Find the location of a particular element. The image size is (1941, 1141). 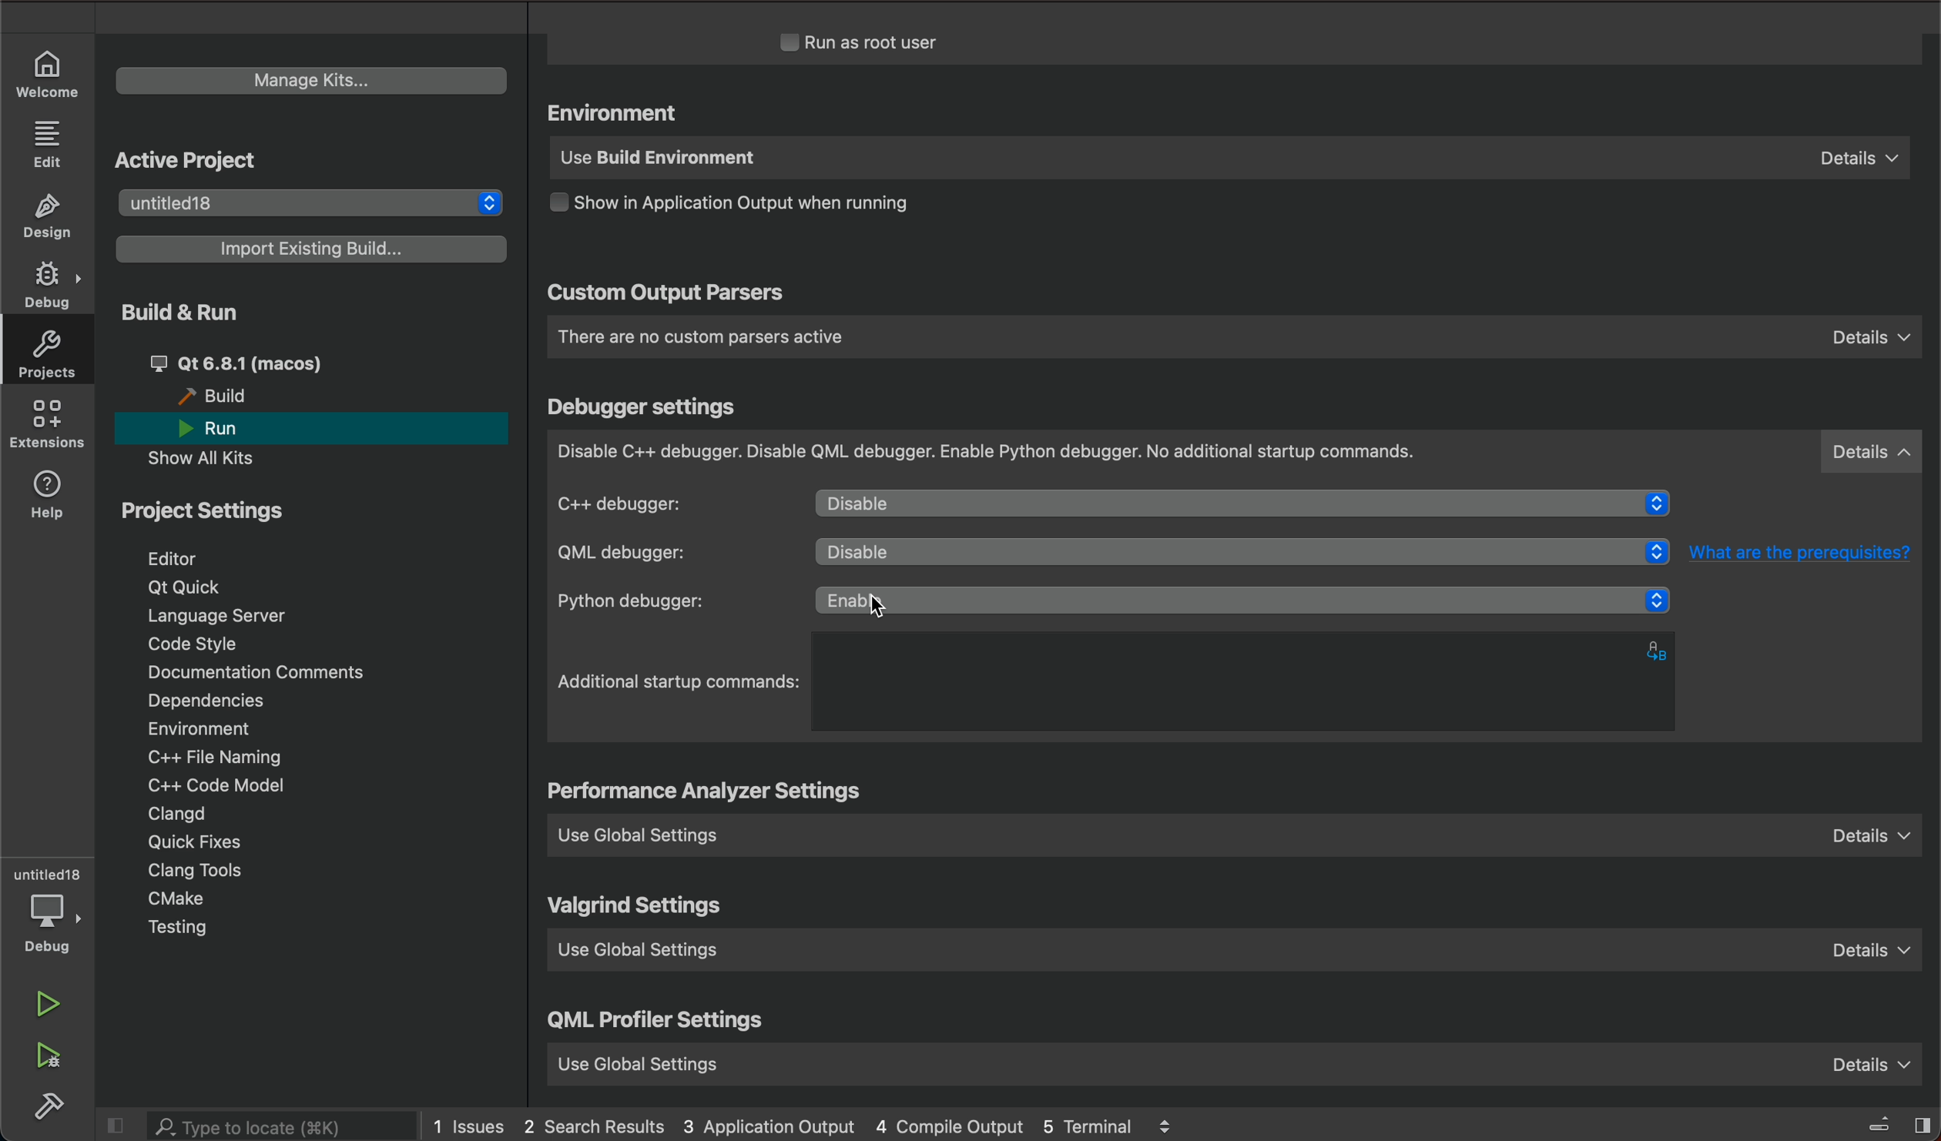

close slidebar is located at coordinates (122, 1126).